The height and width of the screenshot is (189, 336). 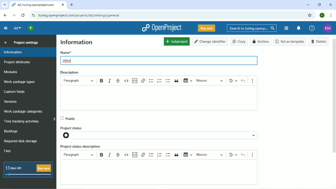 I want to click on Work package types, so click(x=20, y=82).